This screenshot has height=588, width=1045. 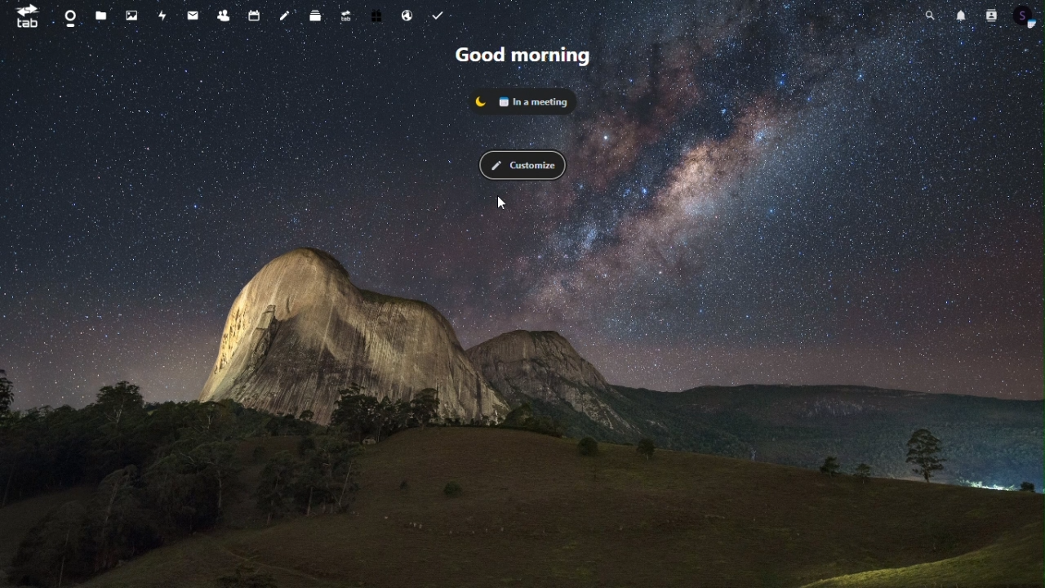 What do you see at coordinates (1027, 15) in the screenshot?
I see `account` at bounding box center [1027, 15].